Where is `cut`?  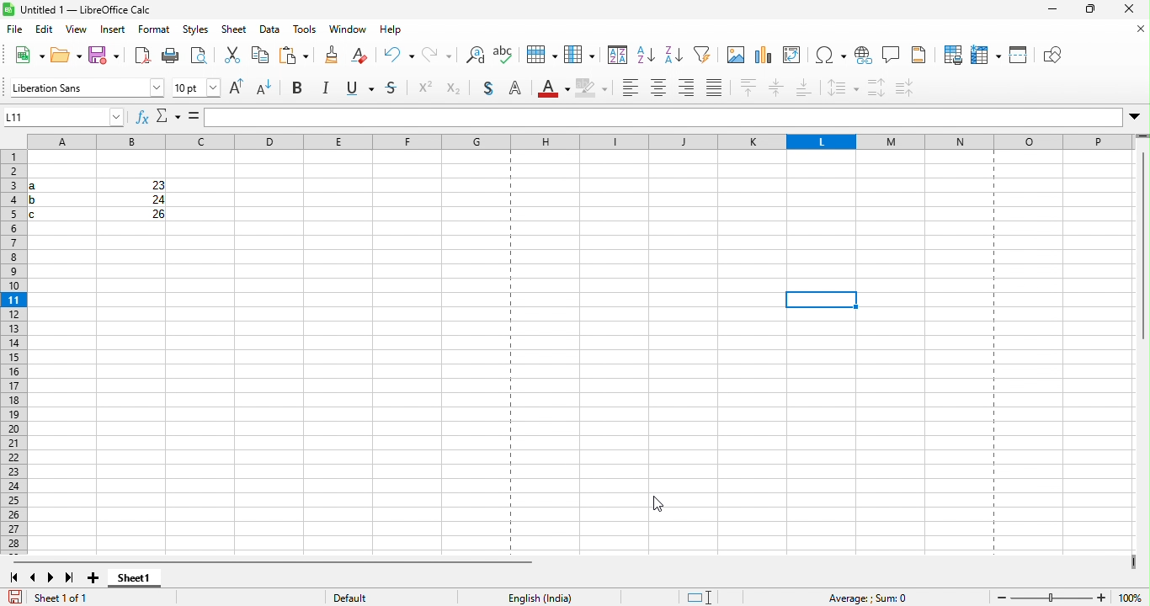
cut is located at coordinates (202, 57).